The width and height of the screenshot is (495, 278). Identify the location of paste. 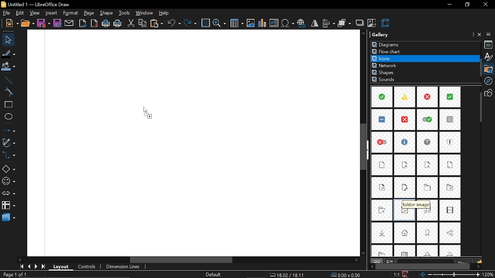
(156, 23).